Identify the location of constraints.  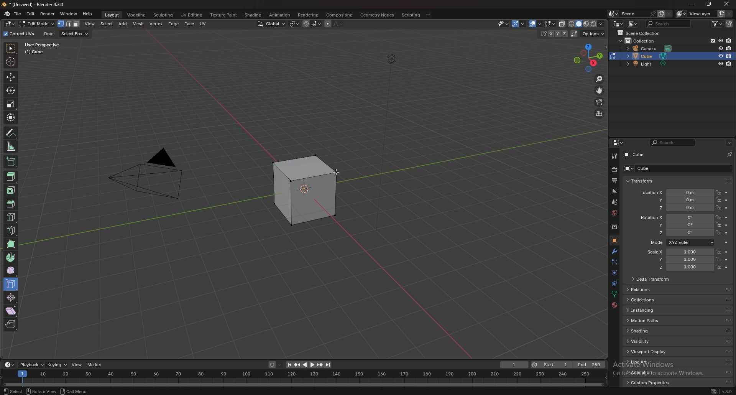
(614, 283).